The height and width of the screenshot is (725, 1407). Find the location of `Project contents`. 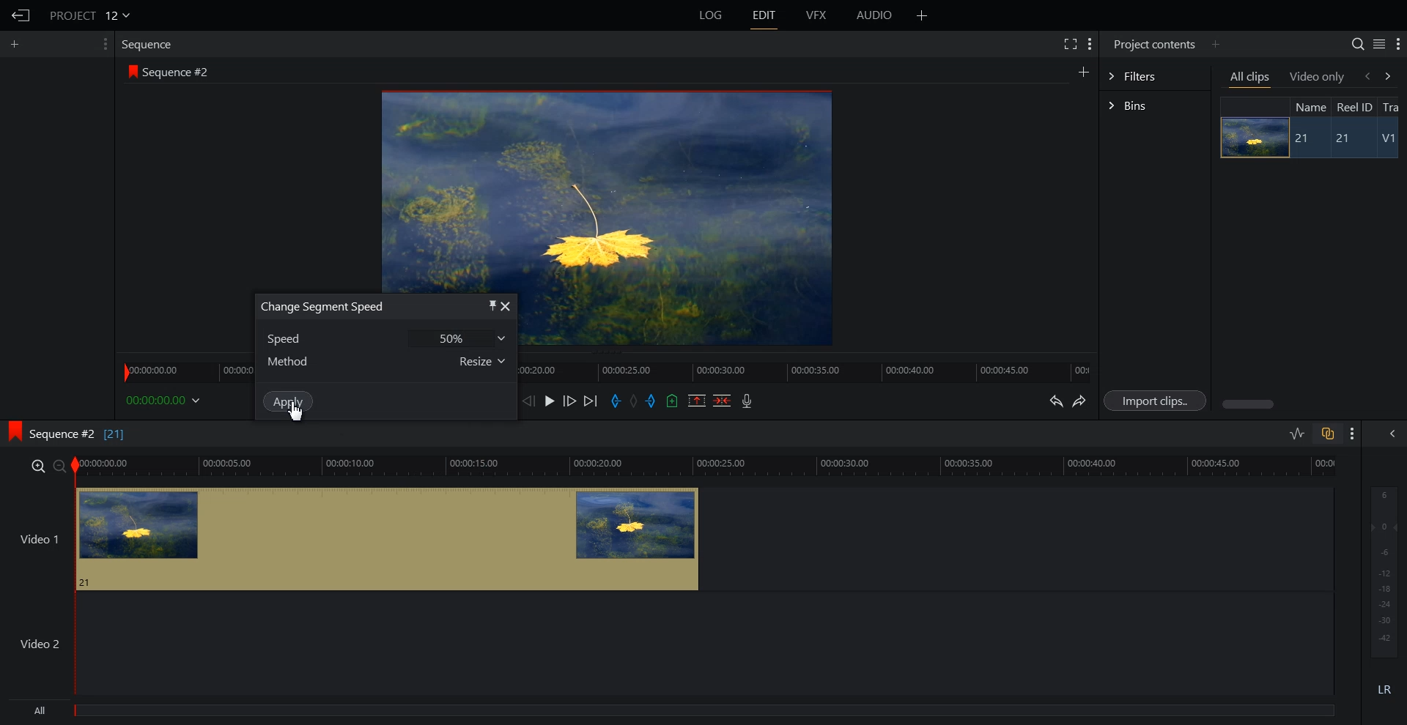

Project contents is located at coordinates (1153, 42).